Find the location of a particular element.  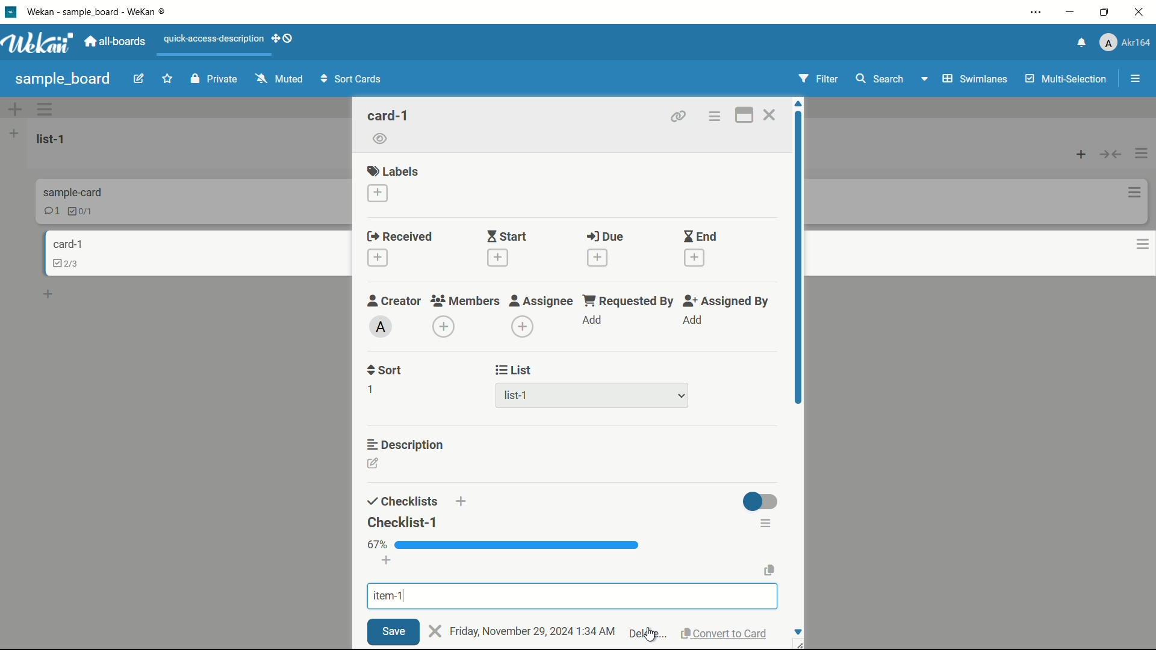

collapse is located at coordinates (1110, 153).